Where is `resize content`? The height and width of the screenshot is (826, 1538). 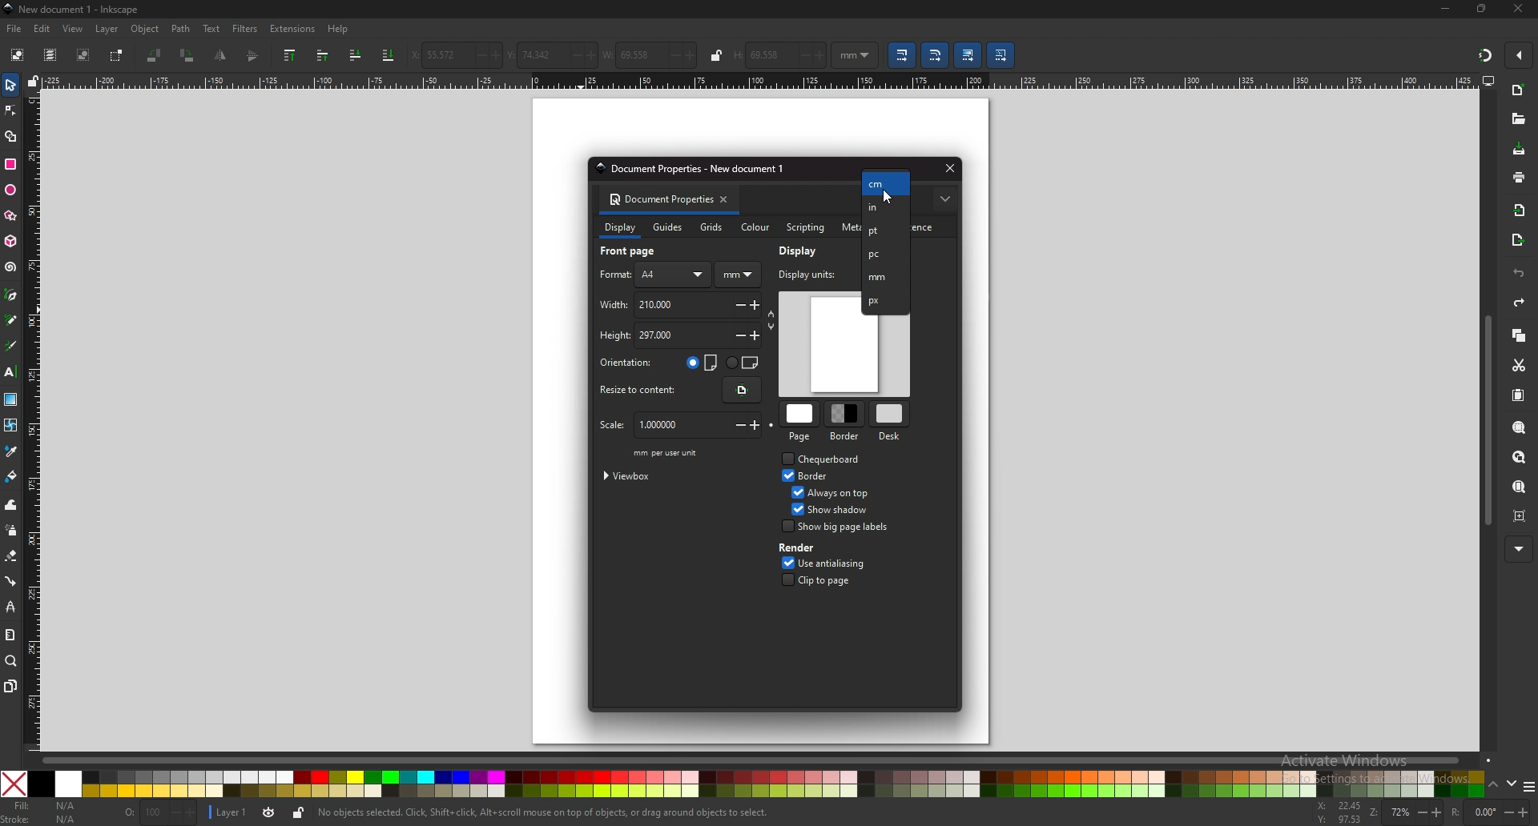
resize content is located at coordinates (742, 391).